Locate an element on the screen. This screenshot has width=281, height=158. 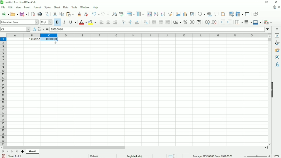
Scroll to previous sheet is located at coordinates (7, 152).